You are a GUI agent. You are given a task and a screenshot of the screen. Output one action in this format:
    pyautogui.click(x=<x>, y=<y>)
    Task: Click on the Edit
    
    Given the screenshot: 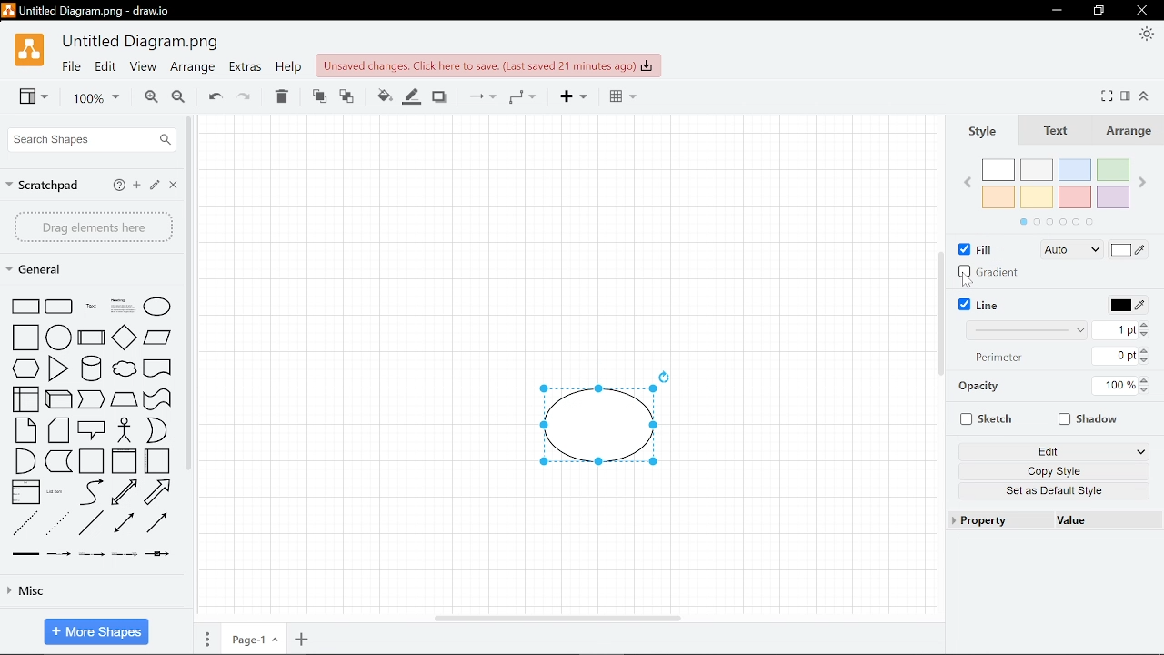 What is the action you would take?
    pyautogui.click(x=1053, y=451)
    